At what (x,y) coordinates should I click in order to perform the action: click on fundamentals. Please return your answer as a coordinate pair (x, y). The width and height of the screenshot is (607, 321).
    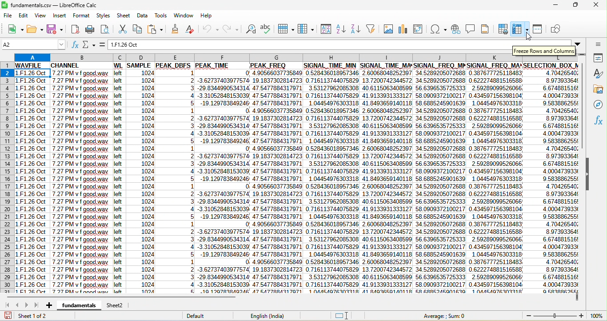
    Looking at the image, I should click on (80, 305).